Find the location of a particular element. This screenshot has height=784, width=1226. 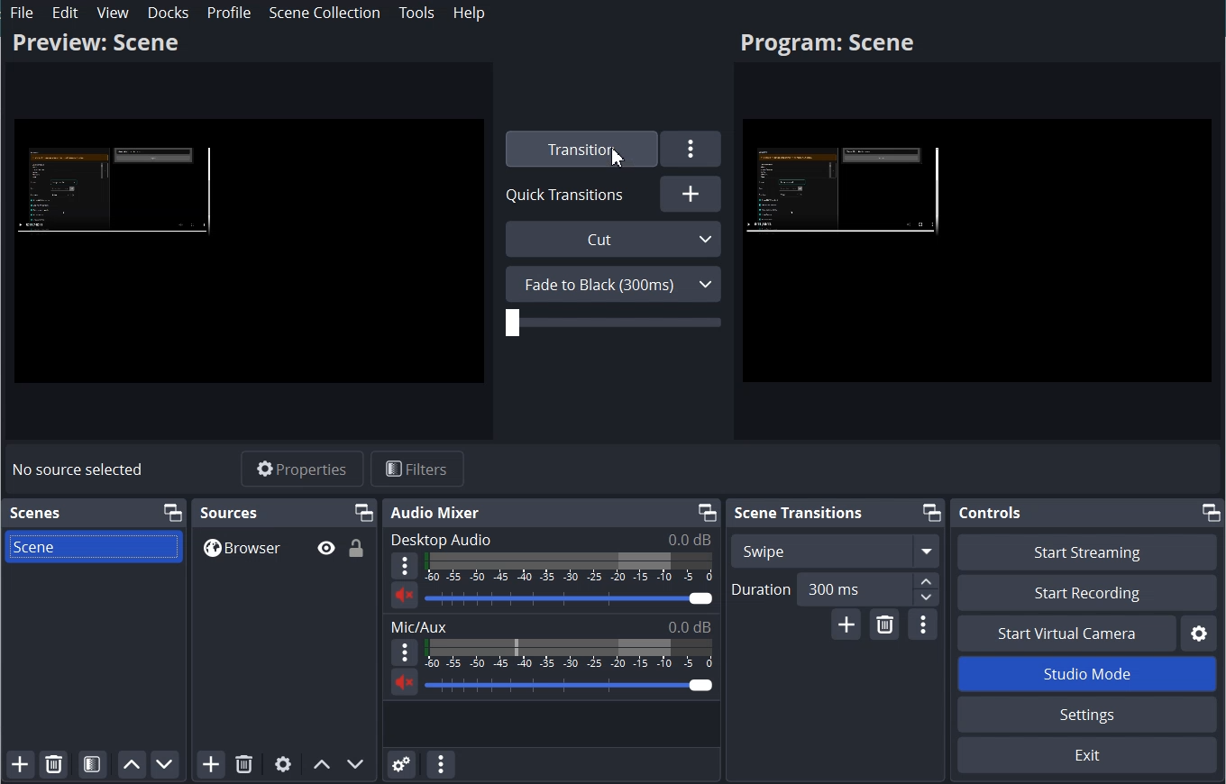

Text is located at coordinates (230, 512).